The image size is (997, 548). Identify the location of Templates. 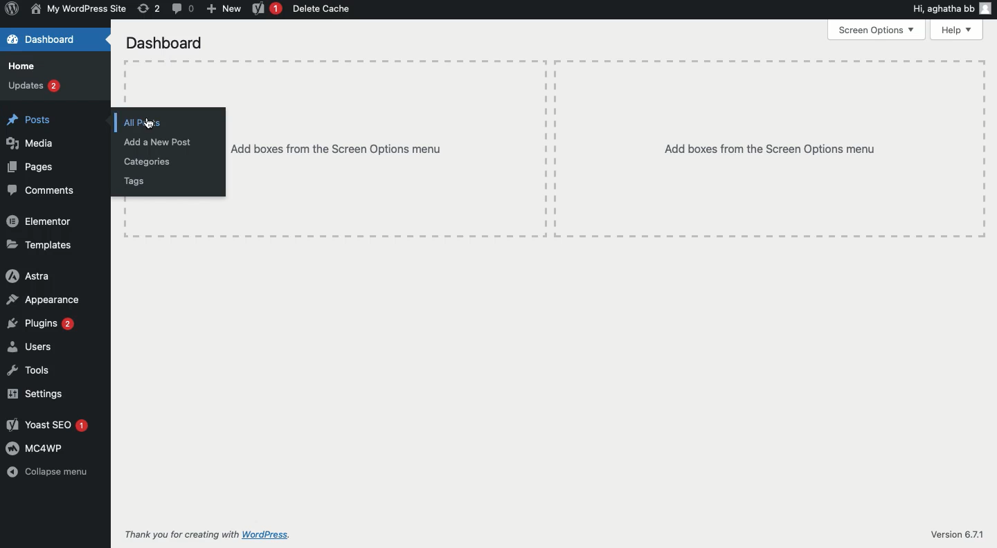
(43, 246).